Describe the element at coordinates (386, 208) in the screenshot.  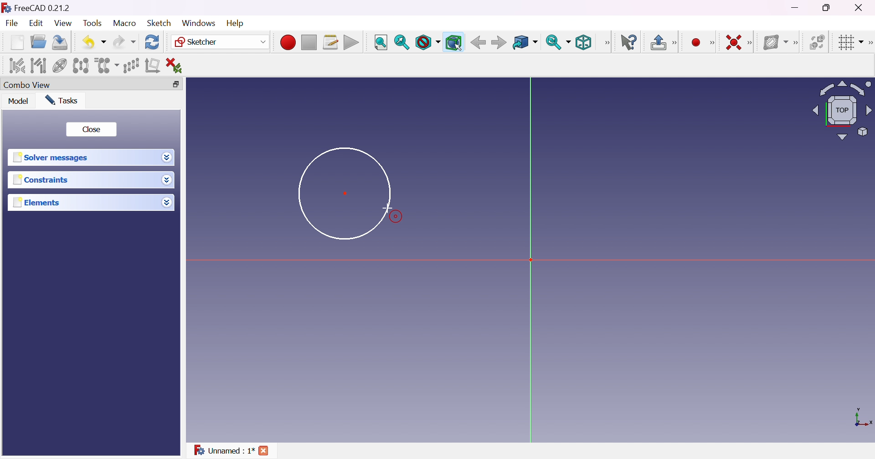
I see `Cursor` at that location.